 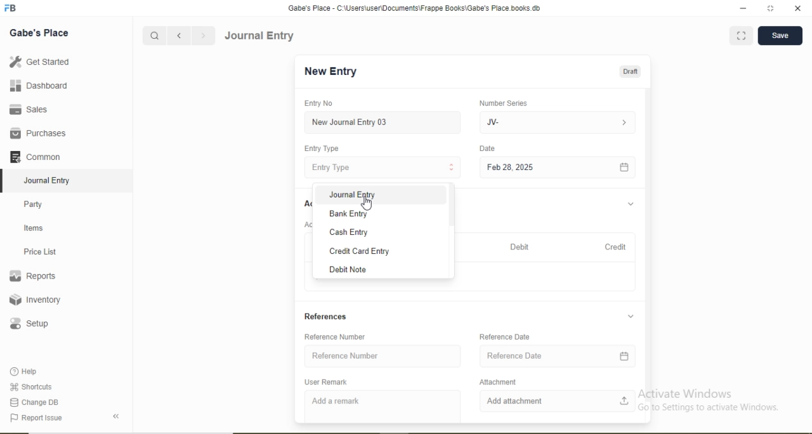 What do you see at coordinates (624, 357) in the screenshot?
I see `Calendar` at bounding box center [624, 357].